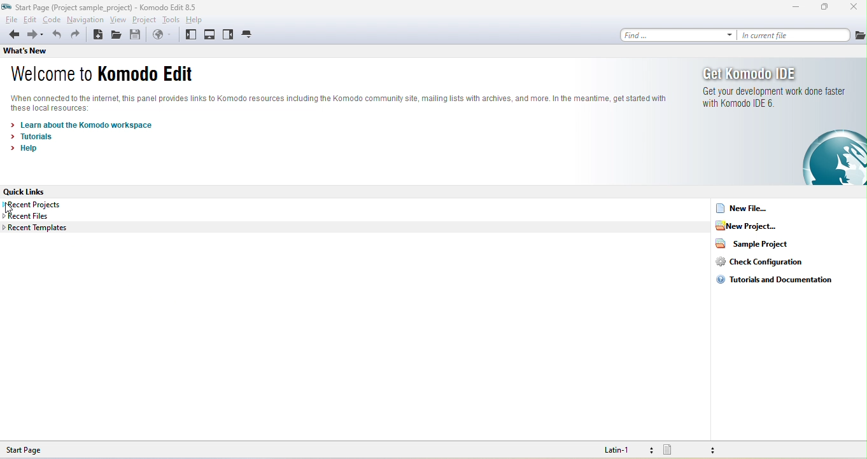 The image size is (867, 459). Describe the element at coordinates (55, 19) in the screenshot. I see `code` at that location.